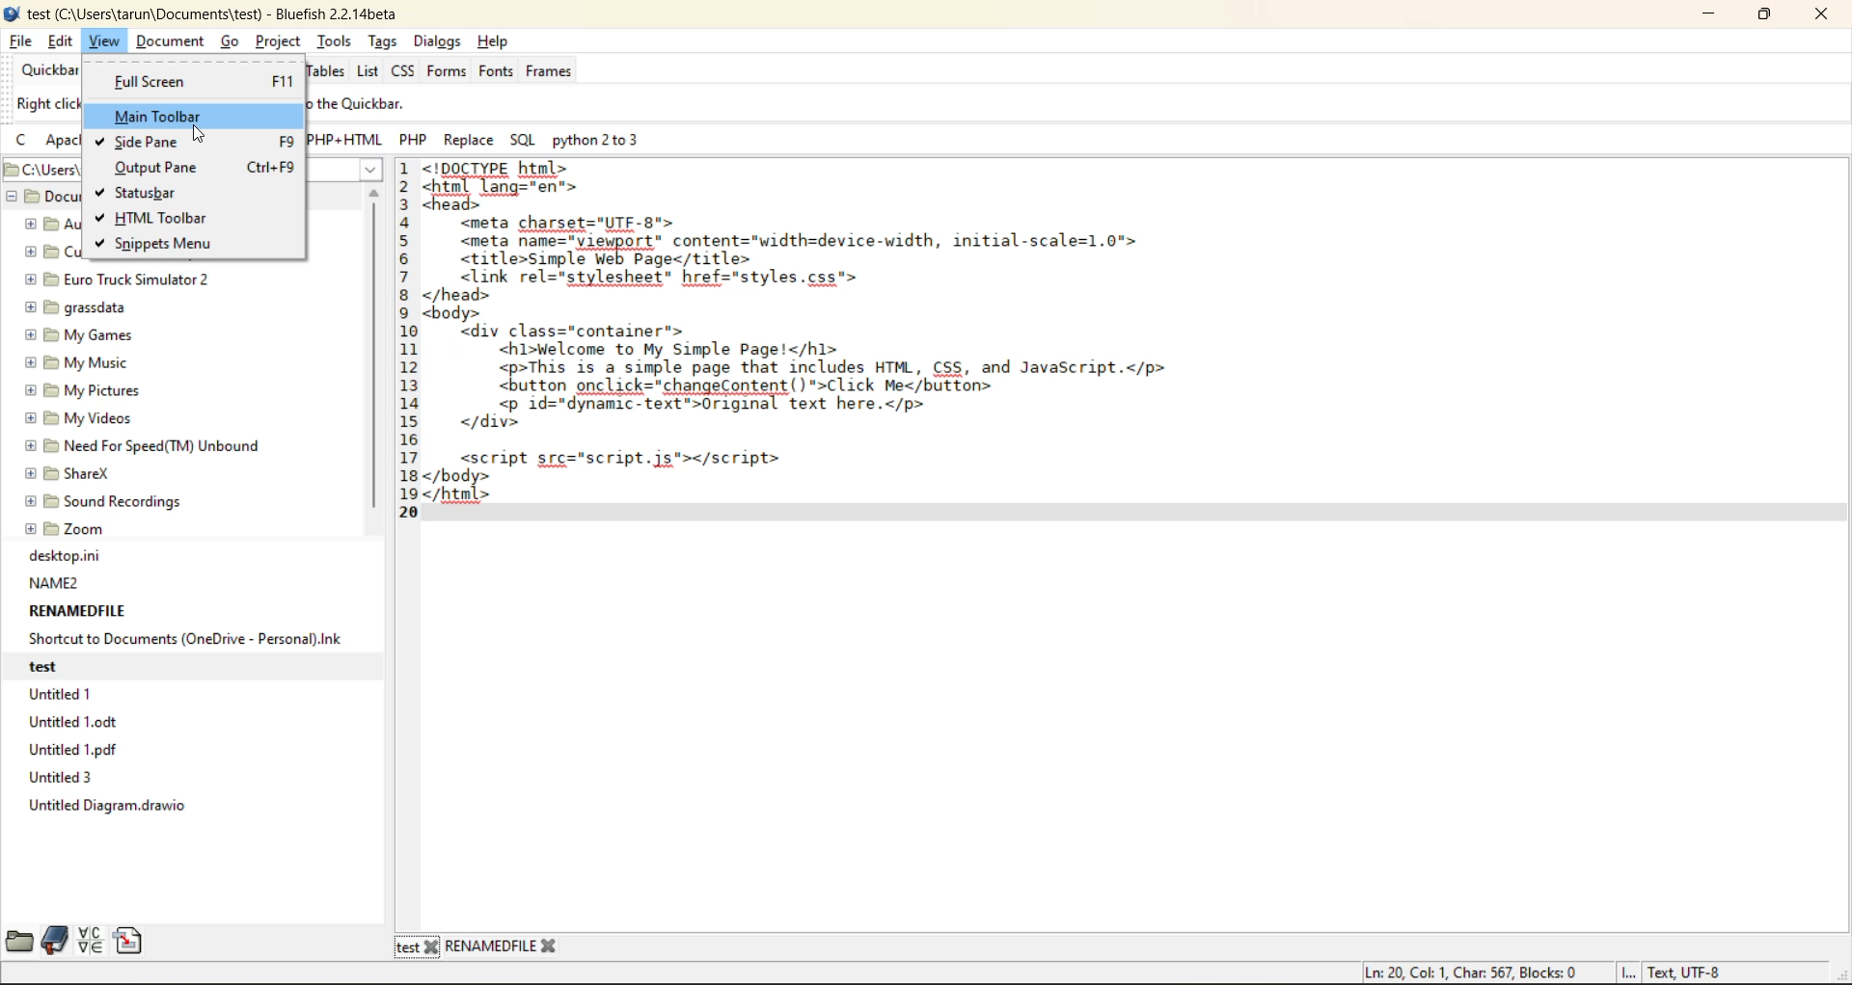 Image resolution: width=1852 pixels, height=985 pixels. I want to click on # 9 My Games, so click(78, 335).